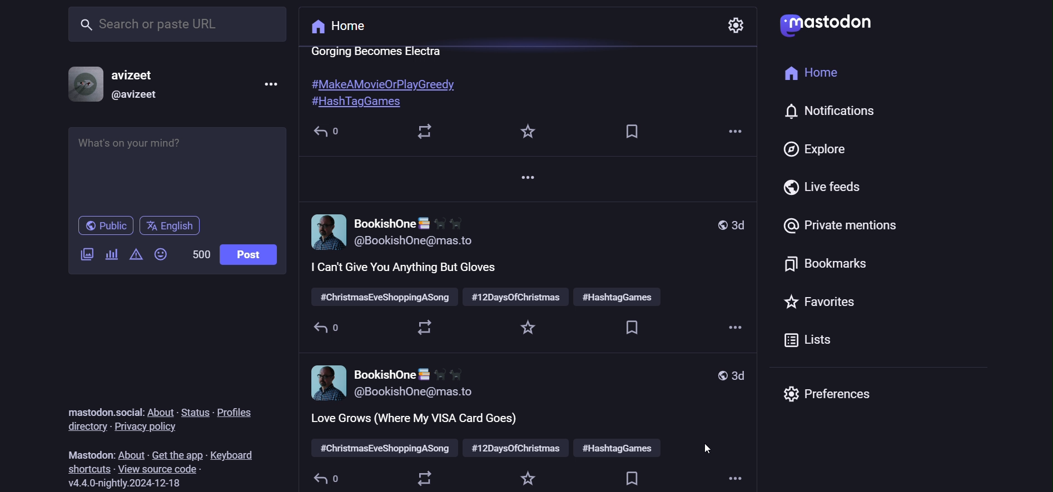 This screenshot has width=1053, height=492. I want to click on lists, so click(818, 340).